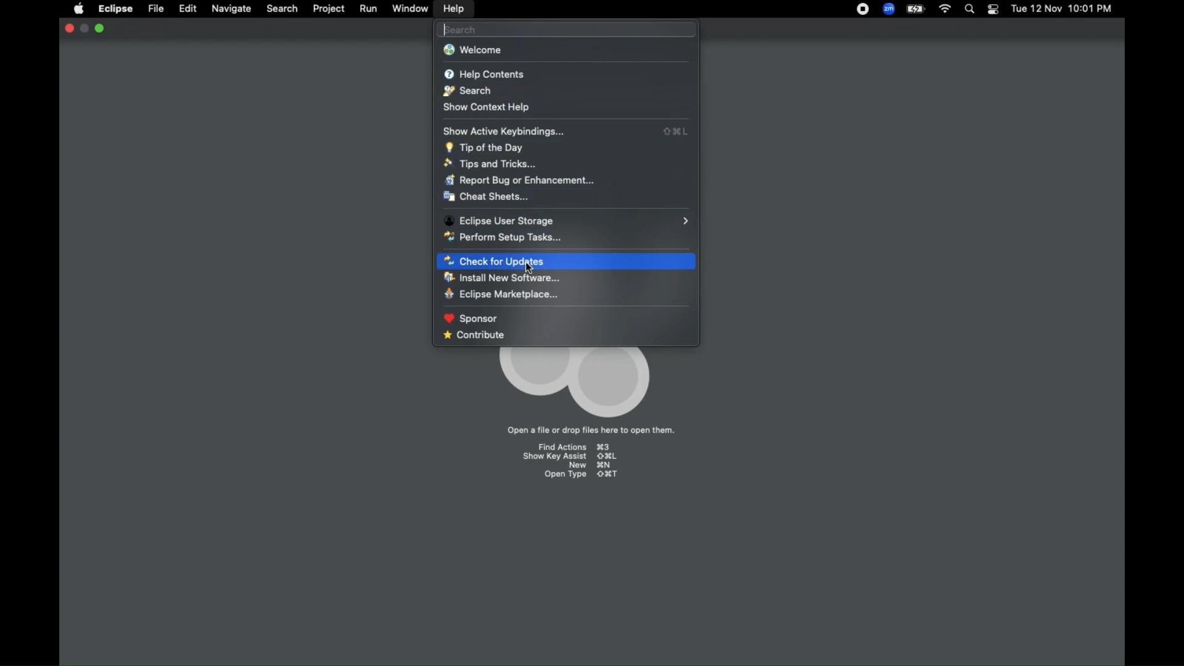 The height and width of the screenshot is (666, 1184). I want to click on Eclipse Marketplace, so click(563, 294).